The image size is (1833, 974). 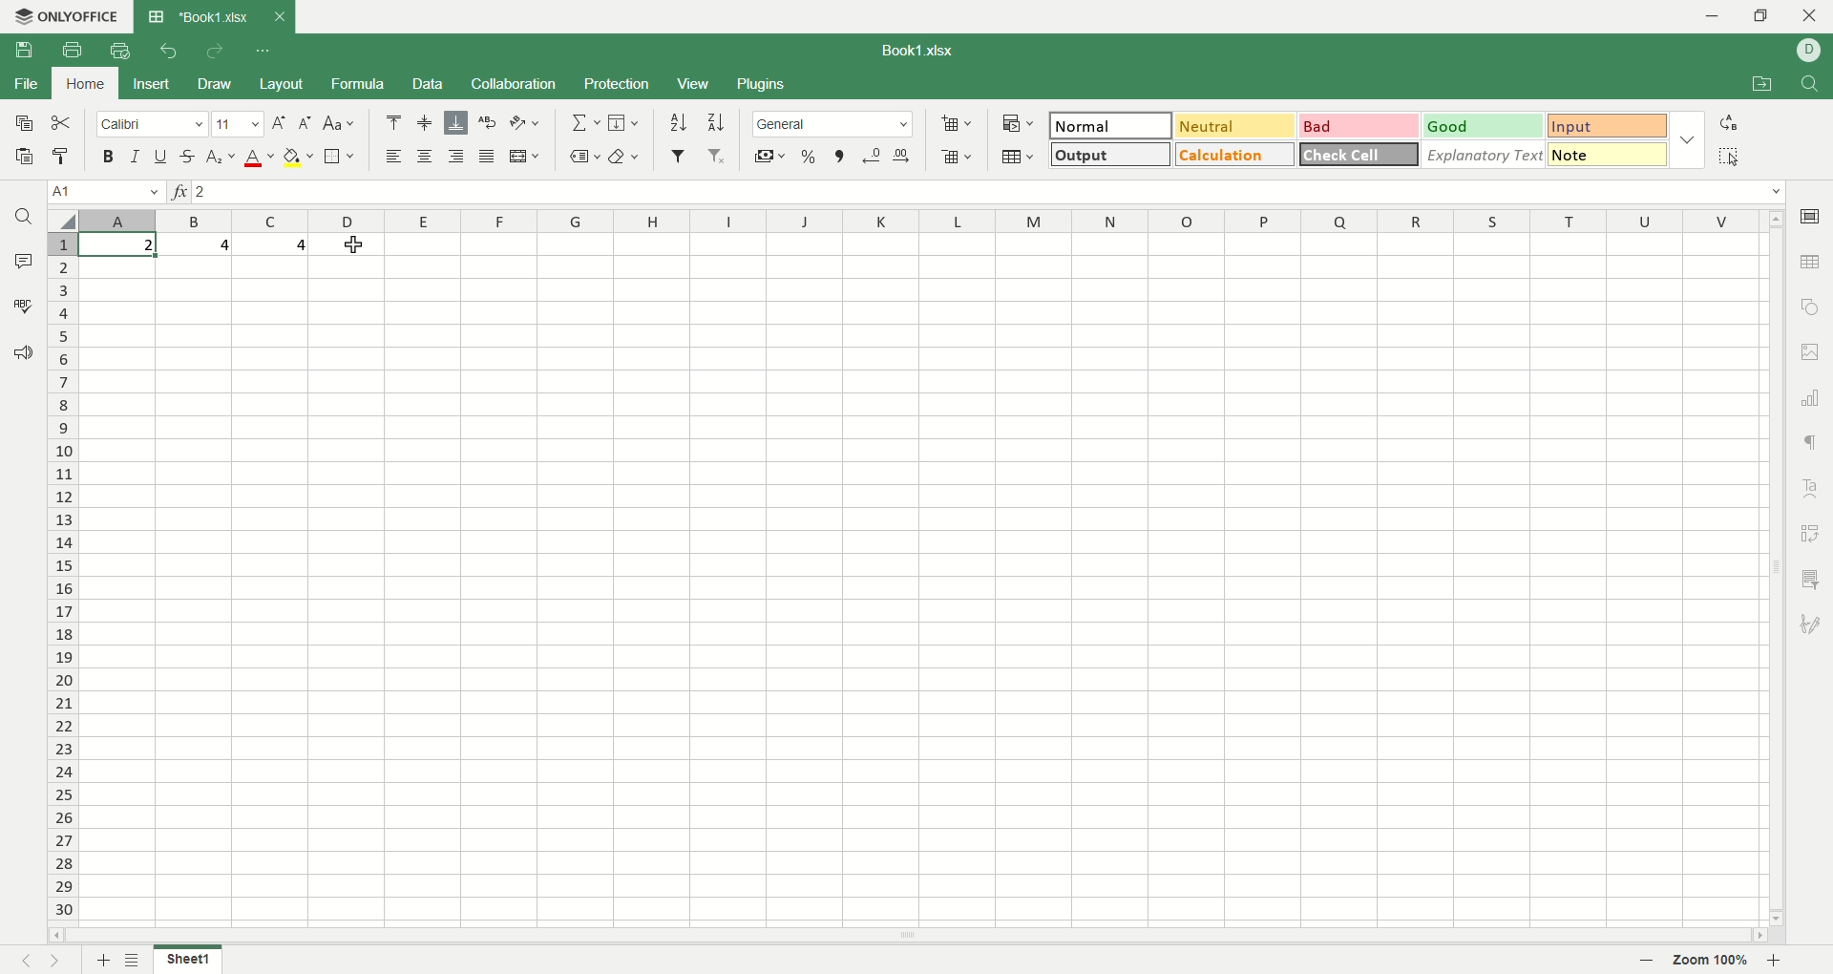 What do you see at coordinates (1766, 15) in the screenshot?
I see `maximize` at bounding box center [1766, 15].